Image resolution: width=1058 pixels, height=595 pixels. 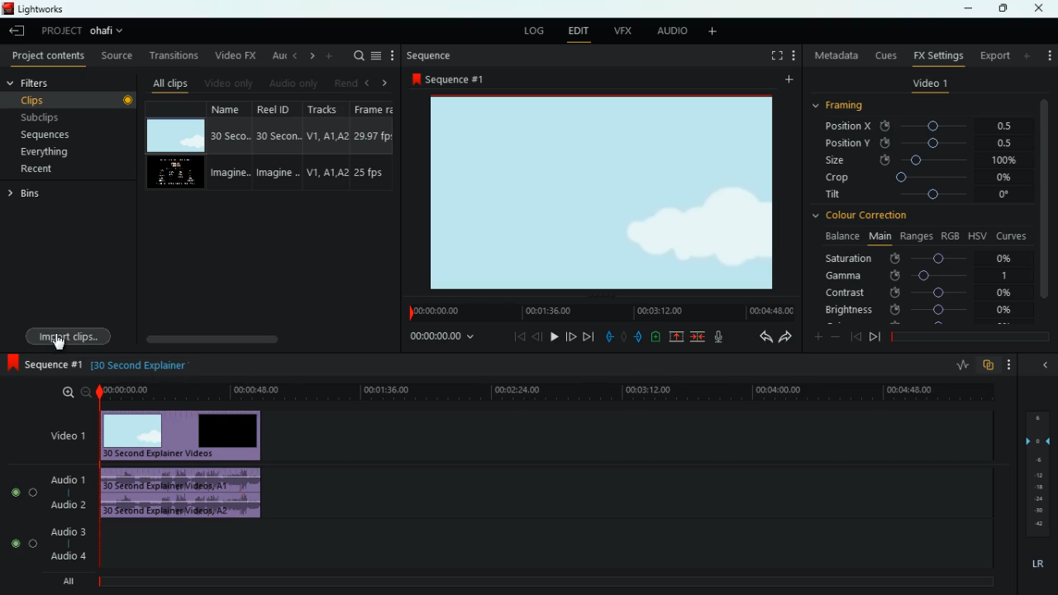 What do you see at coordinates (445, 338) in the screenshot?
I see `time` at bounding box center [445, 338].